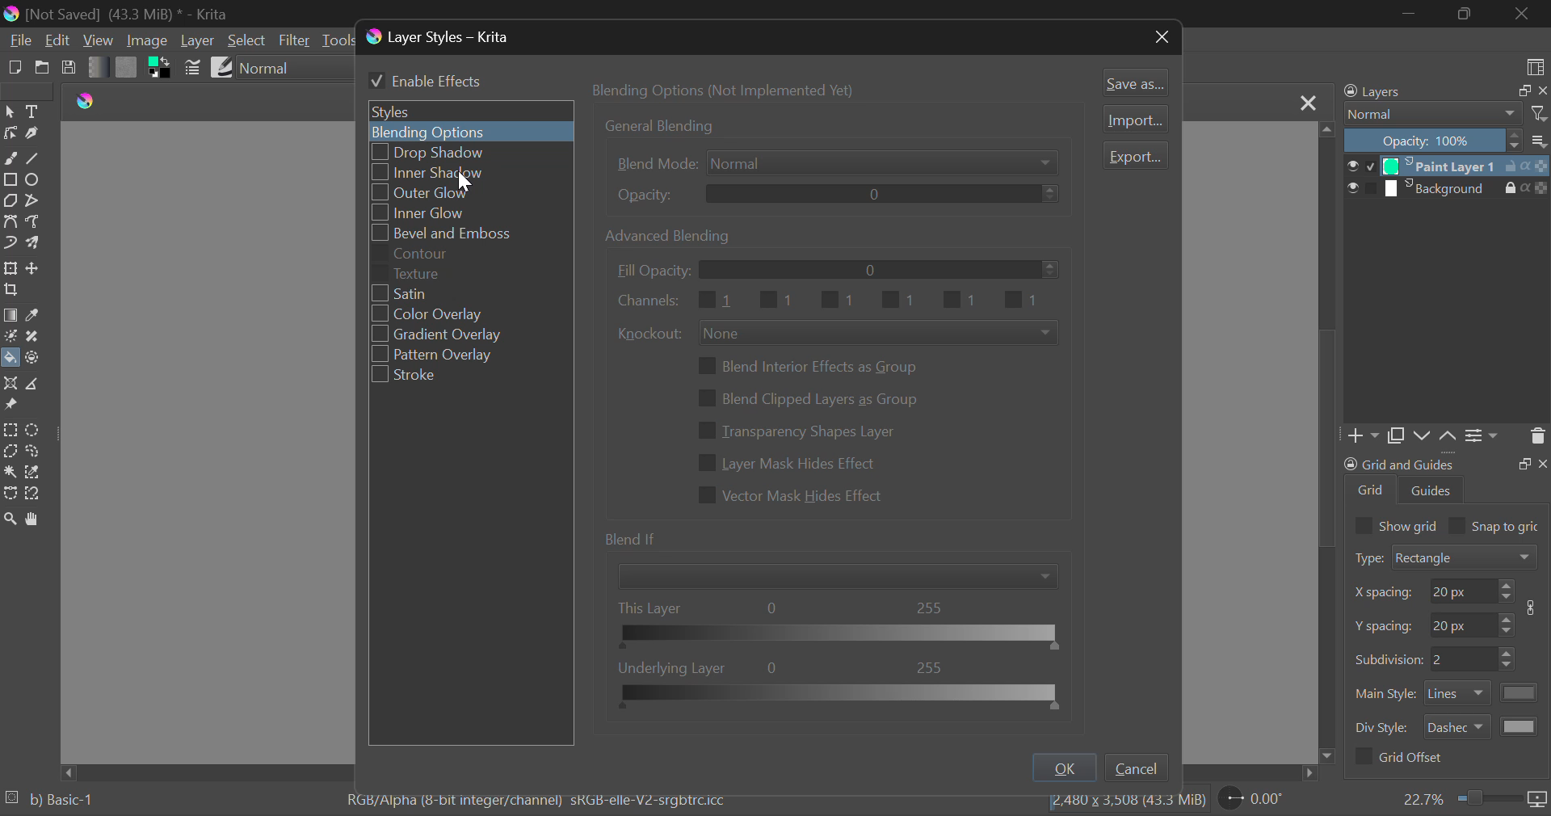 Image resolution: width=1551 pixels, height=816 pixels. Describe the element at coordinates (1395, 524) in the screenshot. I see `Show grid` at that location.